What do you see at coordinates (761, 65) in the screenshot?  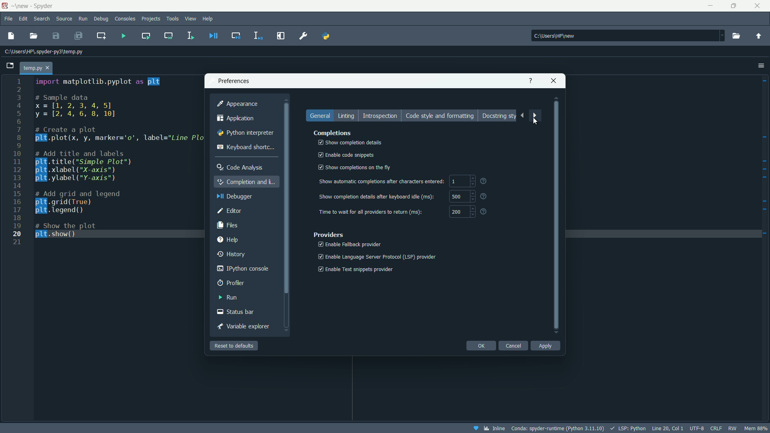 I see `options` at bounding box center [761, 65].